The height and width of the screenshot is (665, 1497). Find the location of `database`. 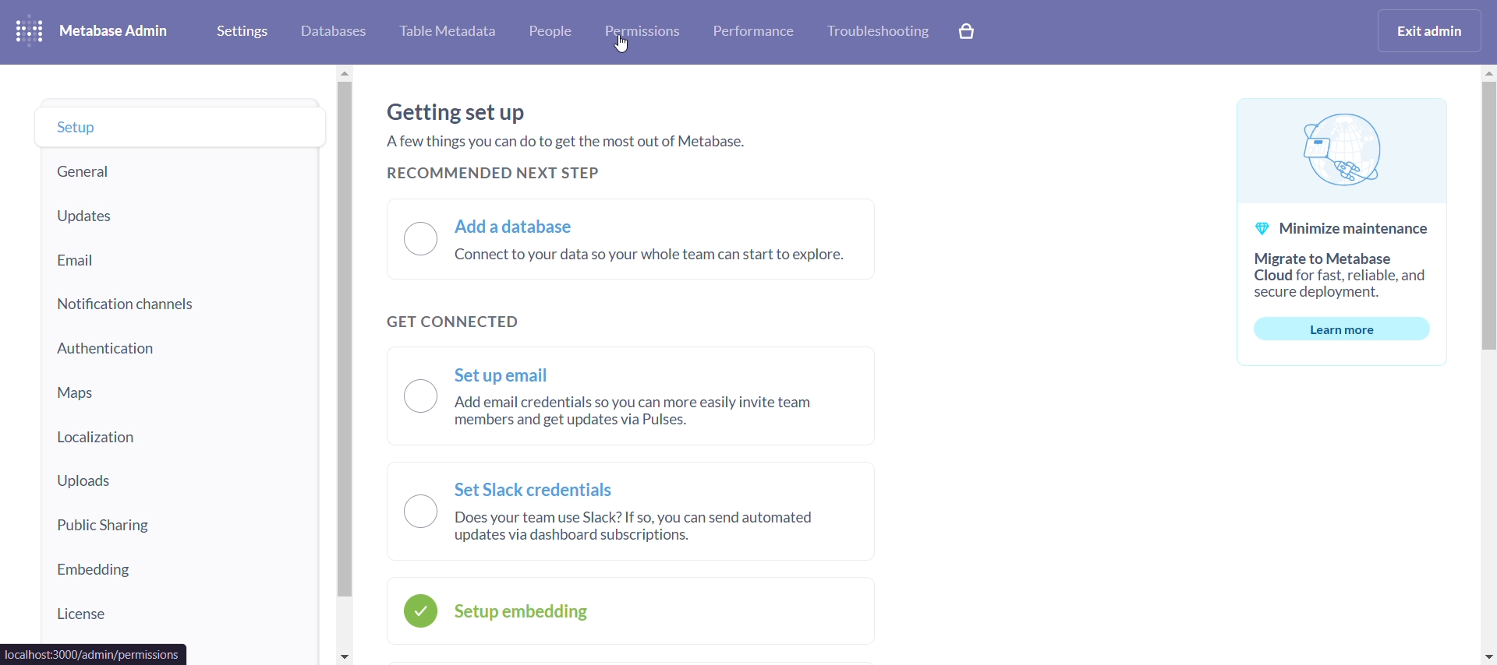

database is located at coordinates (330, 31).